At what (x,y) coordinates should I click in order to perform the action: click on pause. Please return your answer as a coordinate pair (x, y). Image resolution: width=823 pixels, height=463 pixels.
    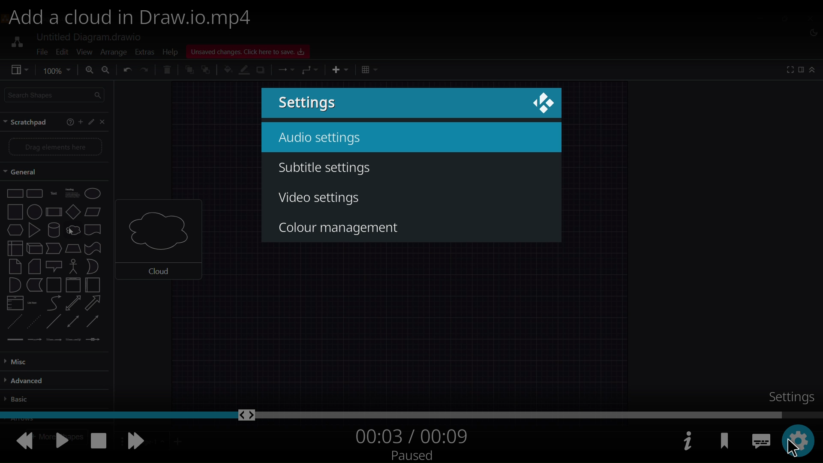
    Looking at the image, I should click on (59, 441).